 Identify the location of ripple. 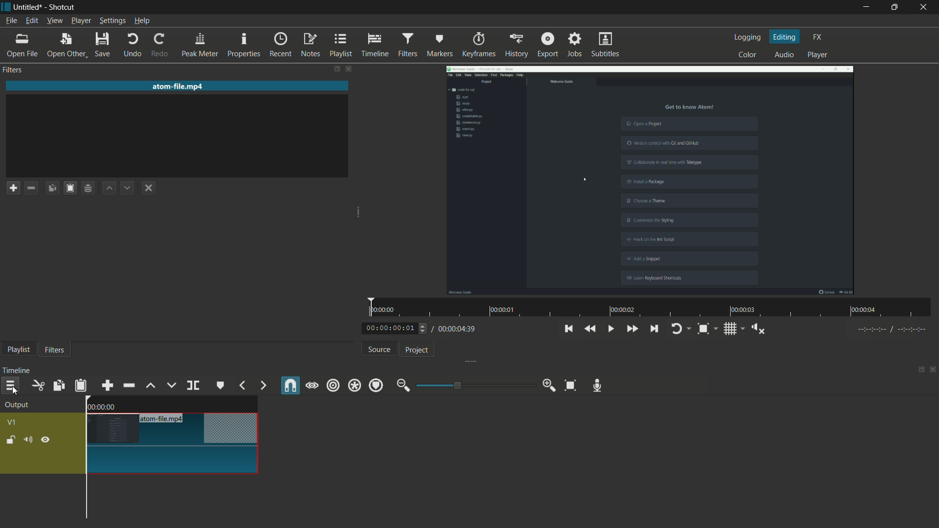
(333, 387).